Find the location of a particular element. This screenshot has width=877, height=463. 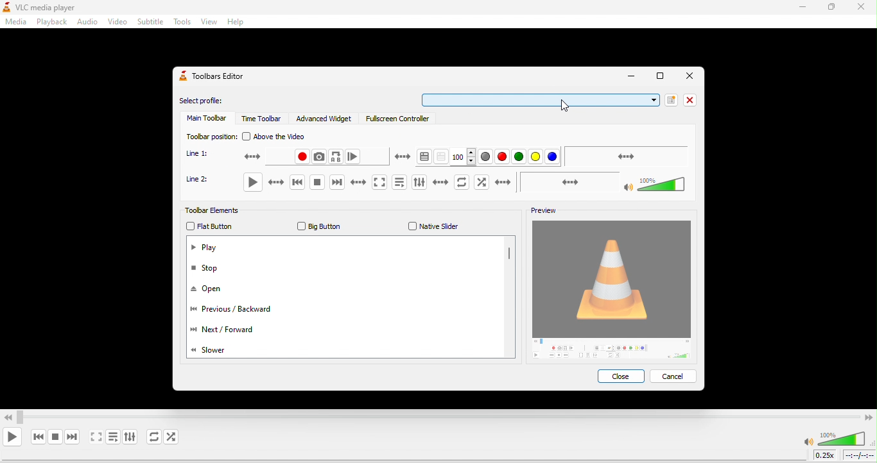

big button is located at coordinates (321, 225).